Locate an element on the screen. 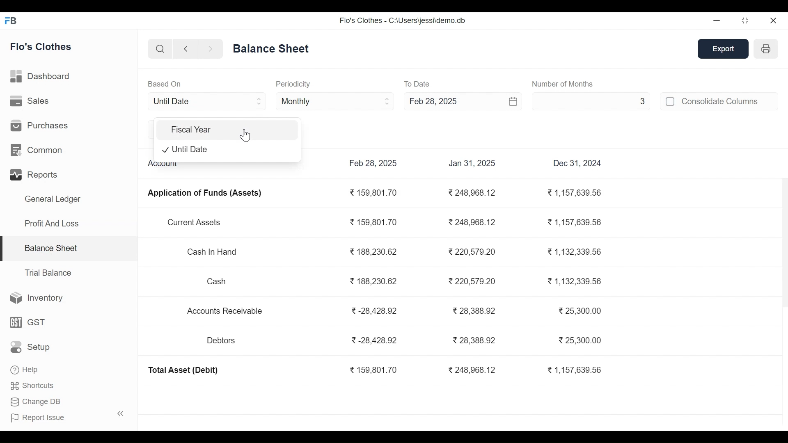 The width and height of the screenshot is (788, 443). Monthly is located at coordinates (336, 100).